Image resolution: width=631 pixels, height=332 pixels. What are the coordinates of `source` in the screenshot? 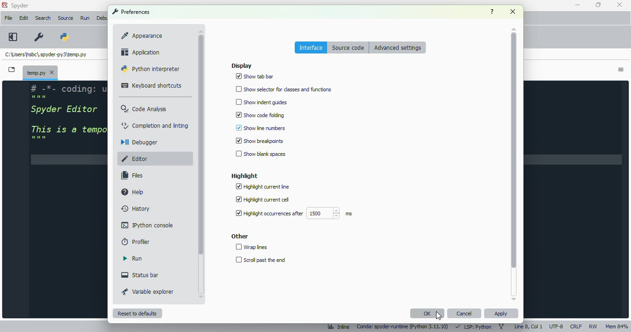 It's located at (66, 18).